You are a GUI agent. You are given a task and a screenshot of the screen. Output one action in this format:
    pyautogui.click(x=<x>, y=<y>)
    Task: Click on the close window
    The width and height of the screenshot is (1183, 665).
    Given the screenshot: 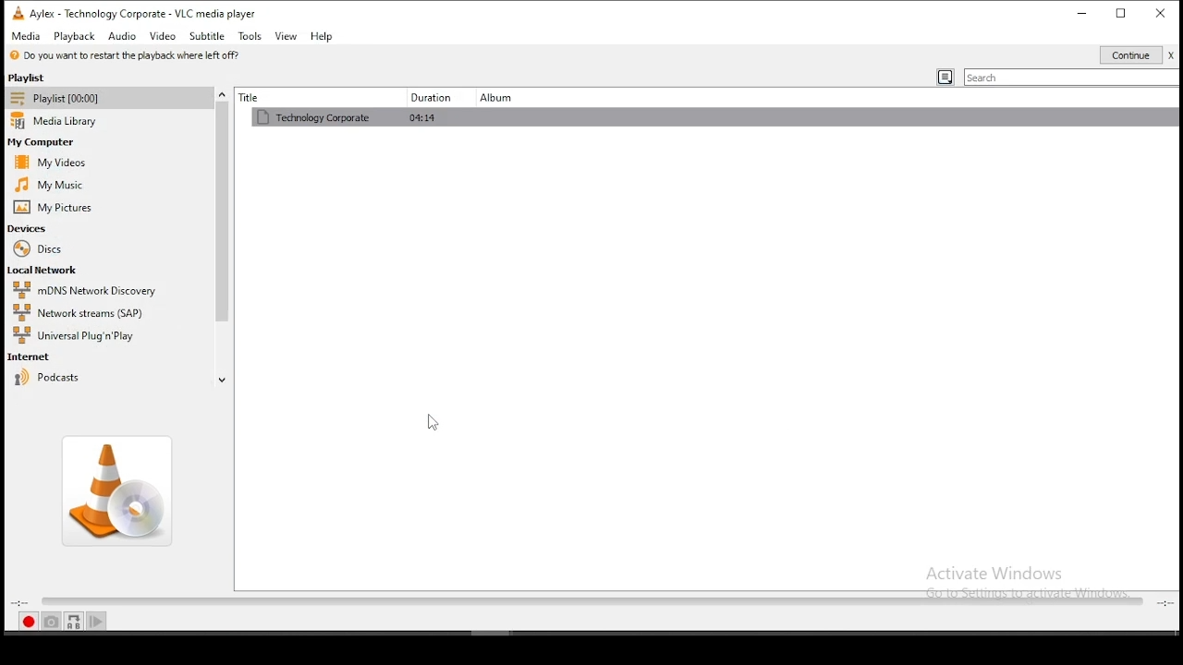 What is the action you would take?
    pyautogui.click(x=1162, y=12)
    